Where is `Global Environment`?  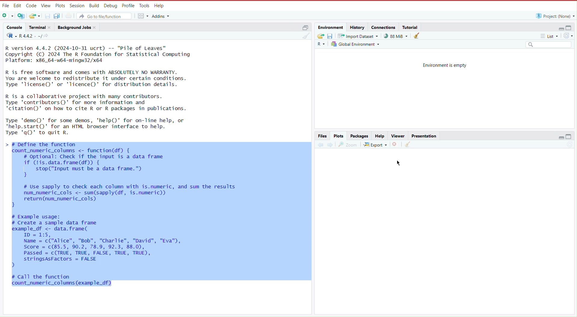 Global Environment is located at coordinates (356, 44).